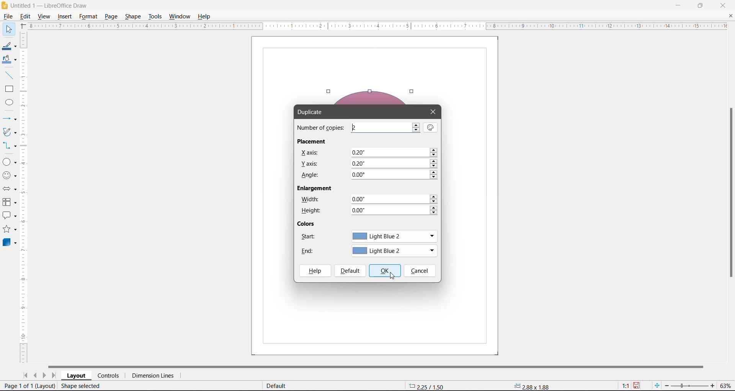 This screenshot has height=391, width=735. Describe the element at coordinates (679, 6) in the screenshot. I see `Minimize` at that location.